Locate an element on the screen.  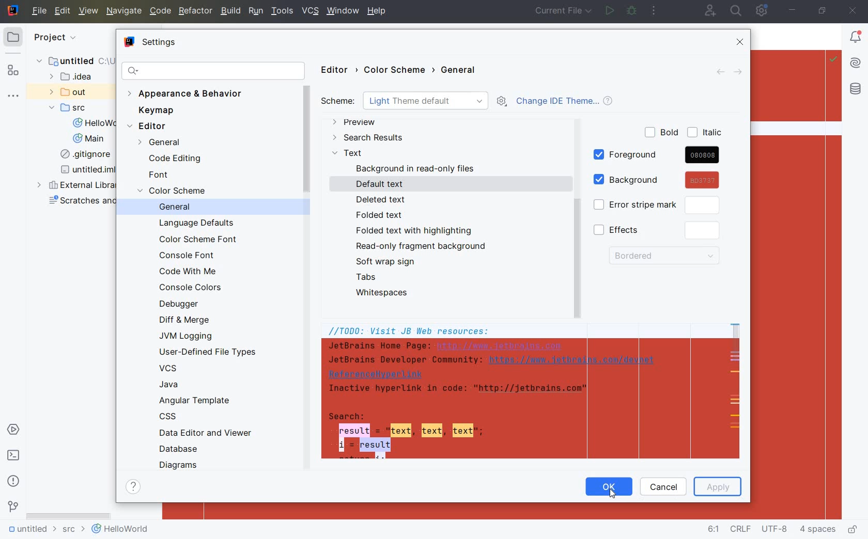
COLOR SCEME is located at coordinates (176, 192).